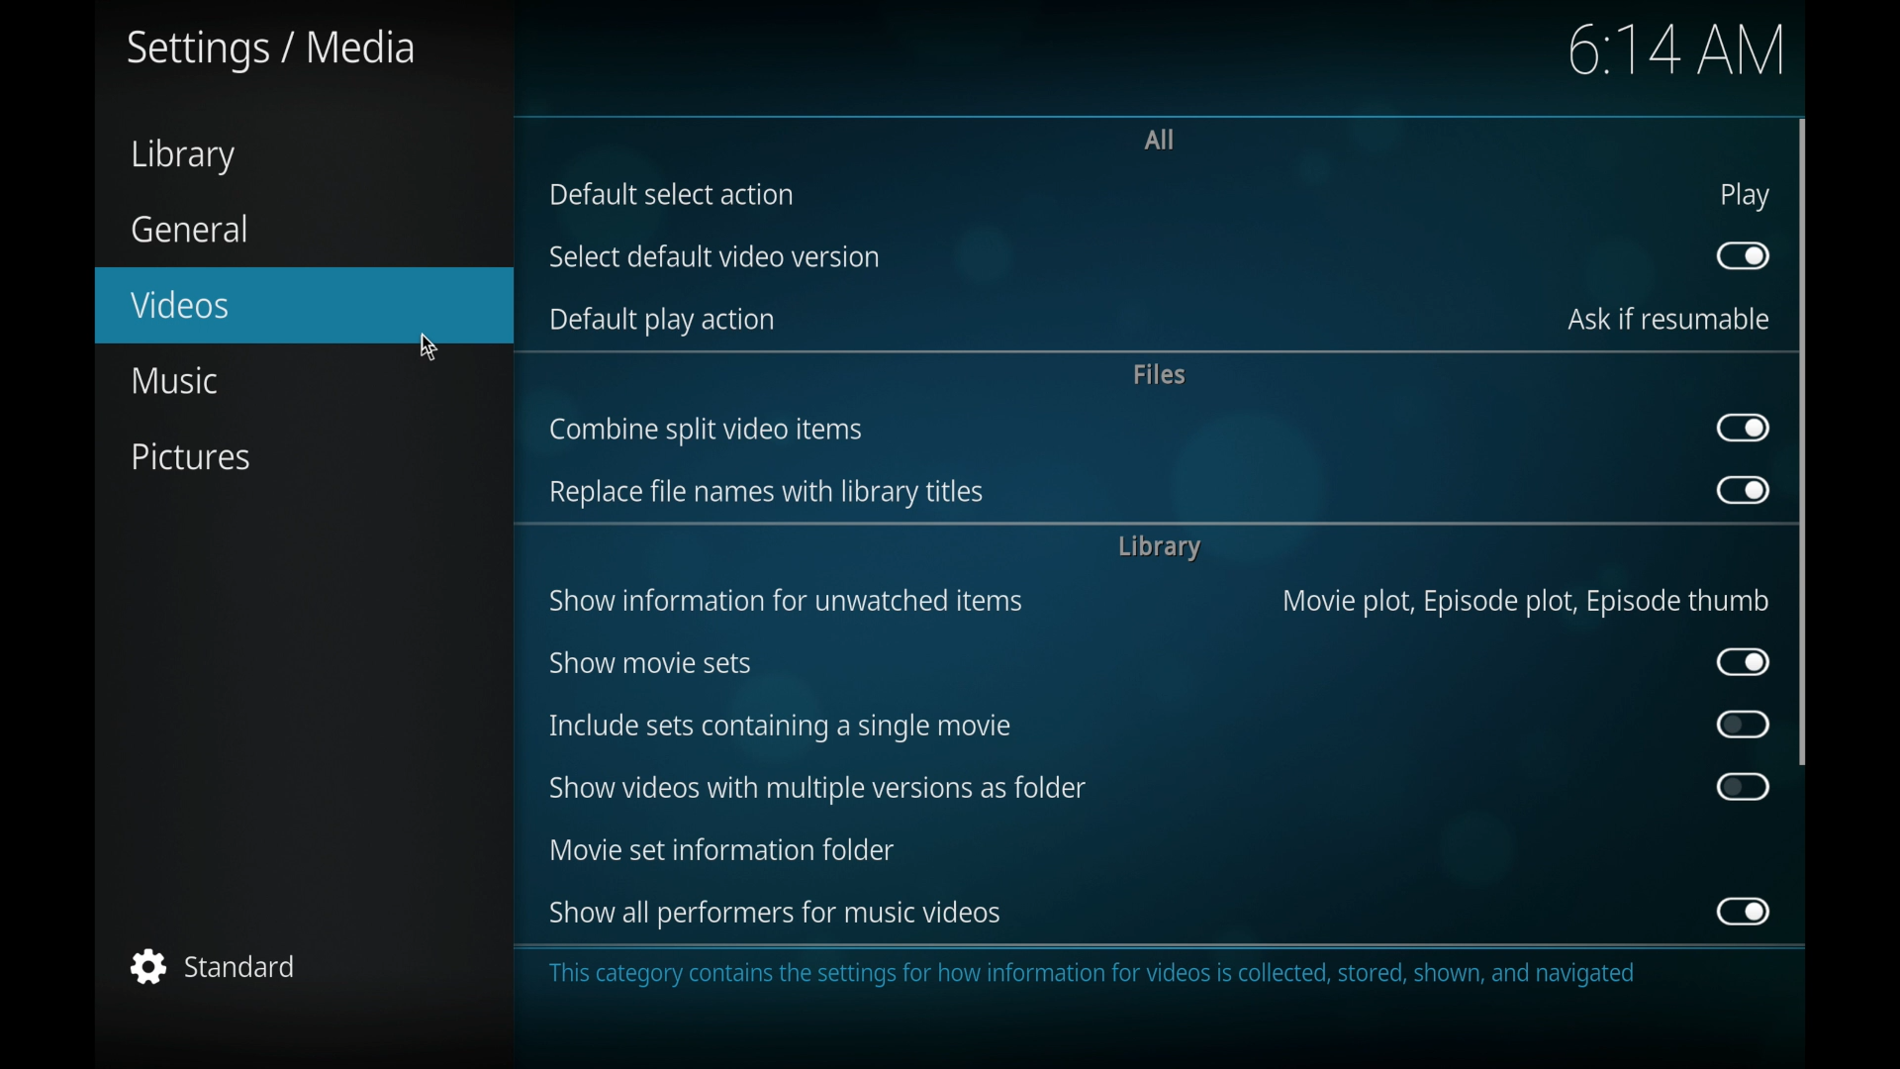 Image resolution: width=1900 pixels, height=1069 pixels. I want to click on show information, so click(786, 601).